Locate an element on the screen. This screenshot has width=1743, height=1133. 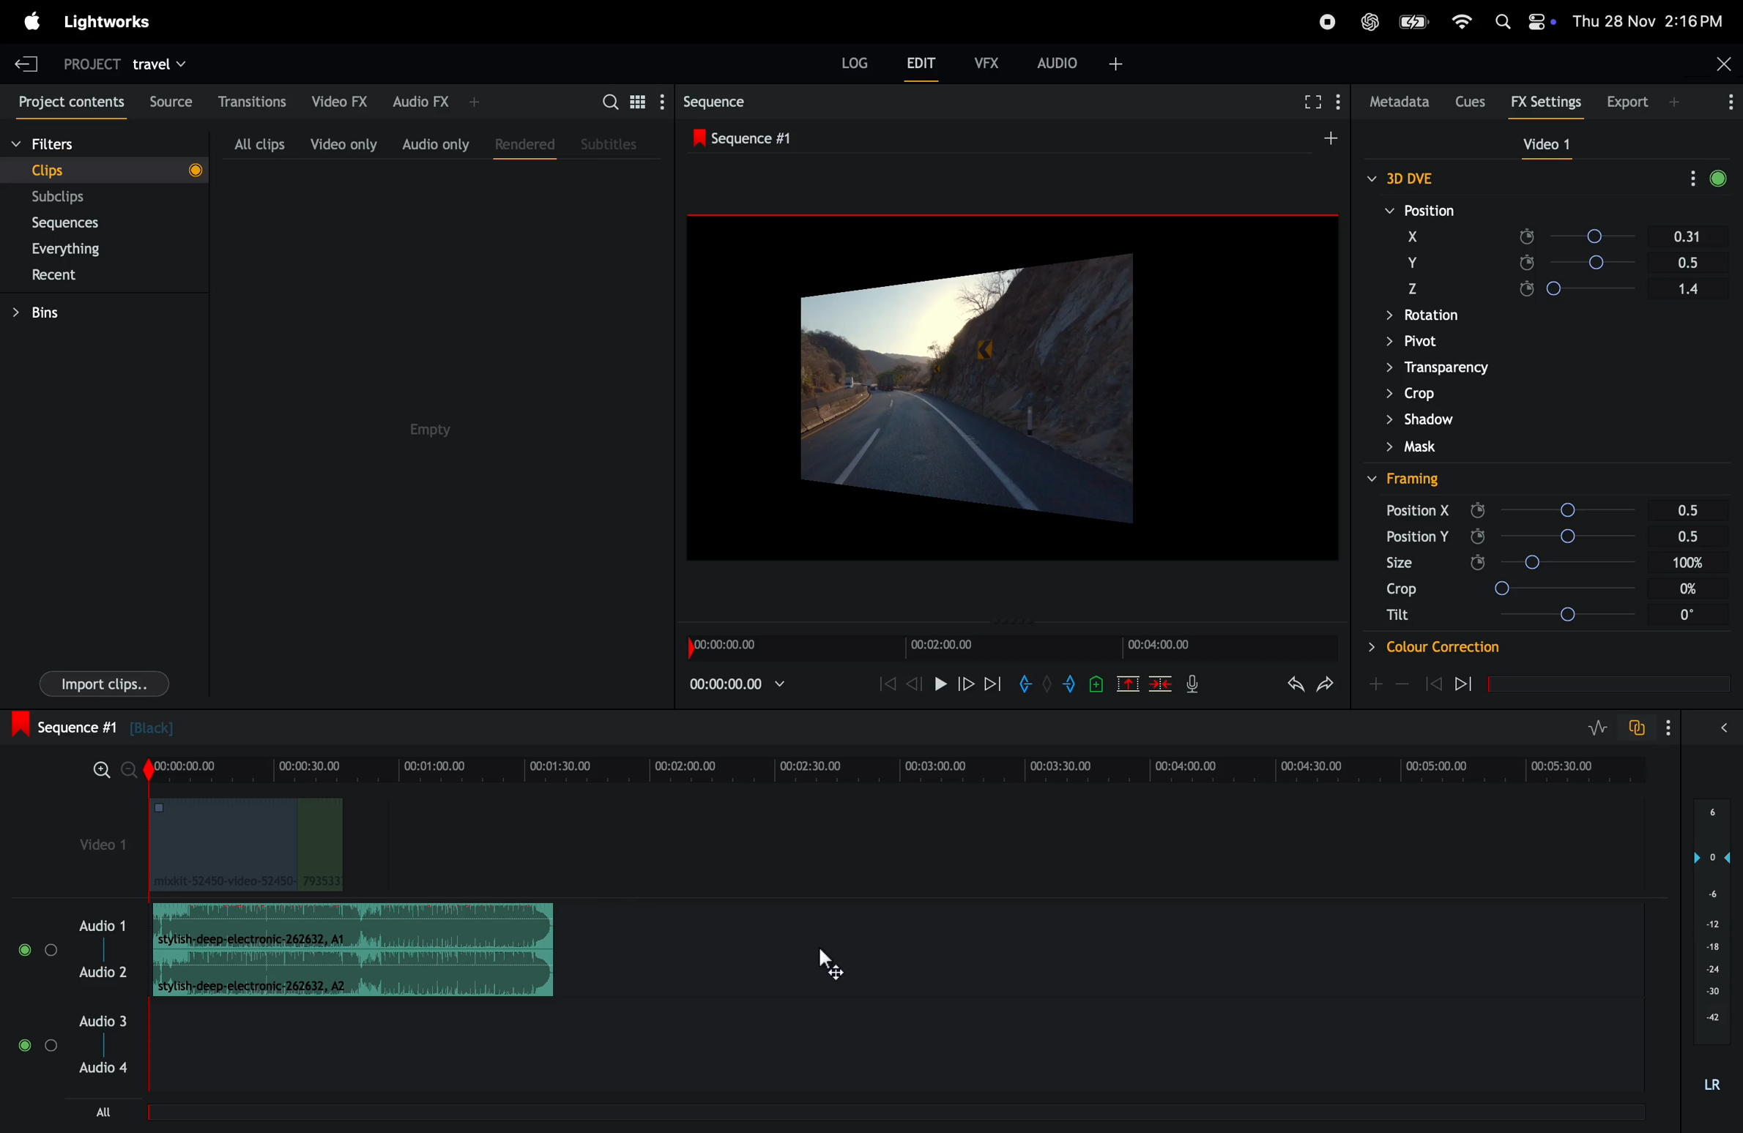
 is located at coordinates (1568, 536).